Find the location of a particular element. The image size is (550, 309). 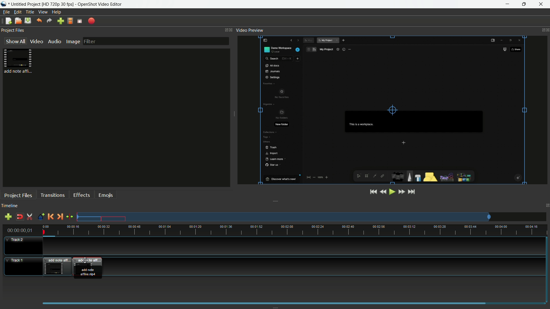

profile is located at coordinates (70, 21).